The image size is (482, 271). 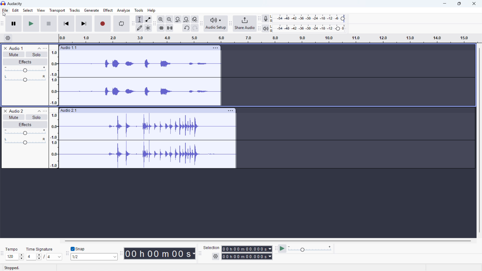 What do you see at coordinates (161, 19) in the screenshot?
I see `Zoom in` at bounding box center [161, 19].